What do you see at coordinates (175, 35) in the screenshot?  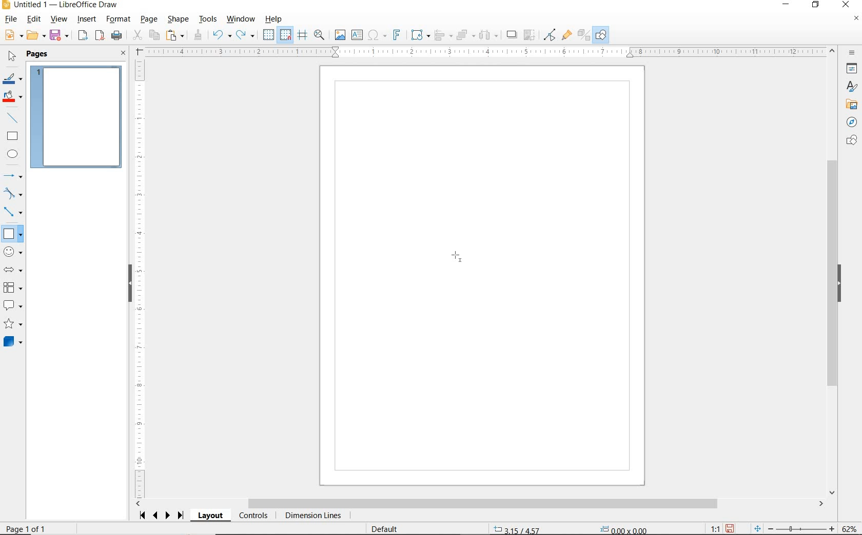 I see `PASTE` at bounding box center [175, 35].